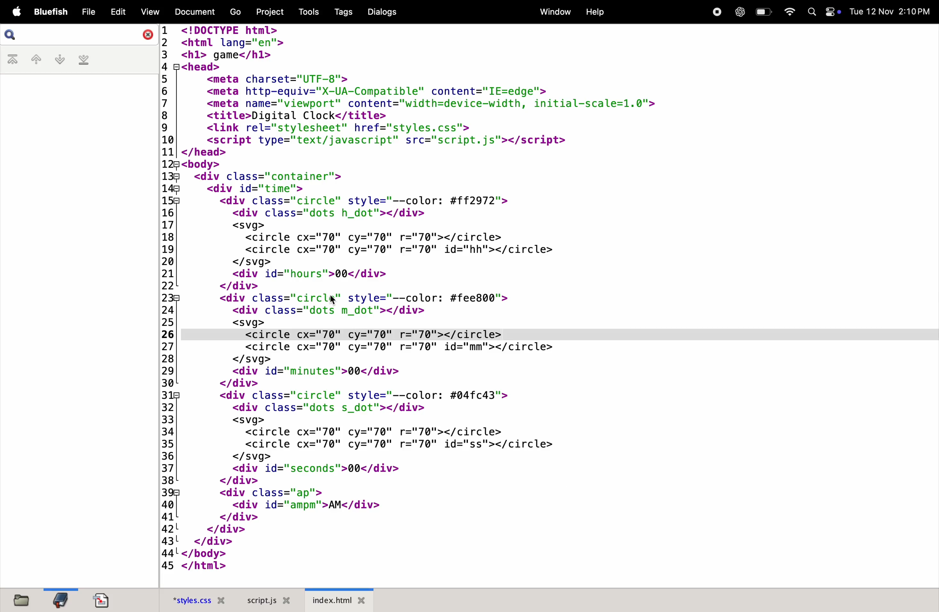 The width and height of the screenshot is (939, 612). Describe the element at coordinates (339, 601) in the screenshot. I see `index.html` at that location.